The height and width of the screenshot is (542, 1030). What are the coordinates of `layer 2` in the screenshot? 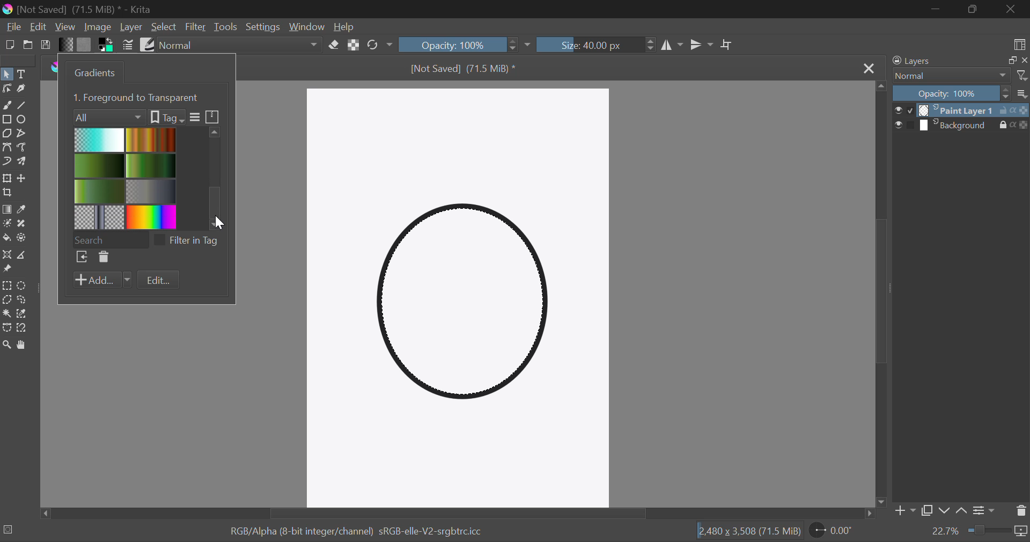 It's located at (957, 126).